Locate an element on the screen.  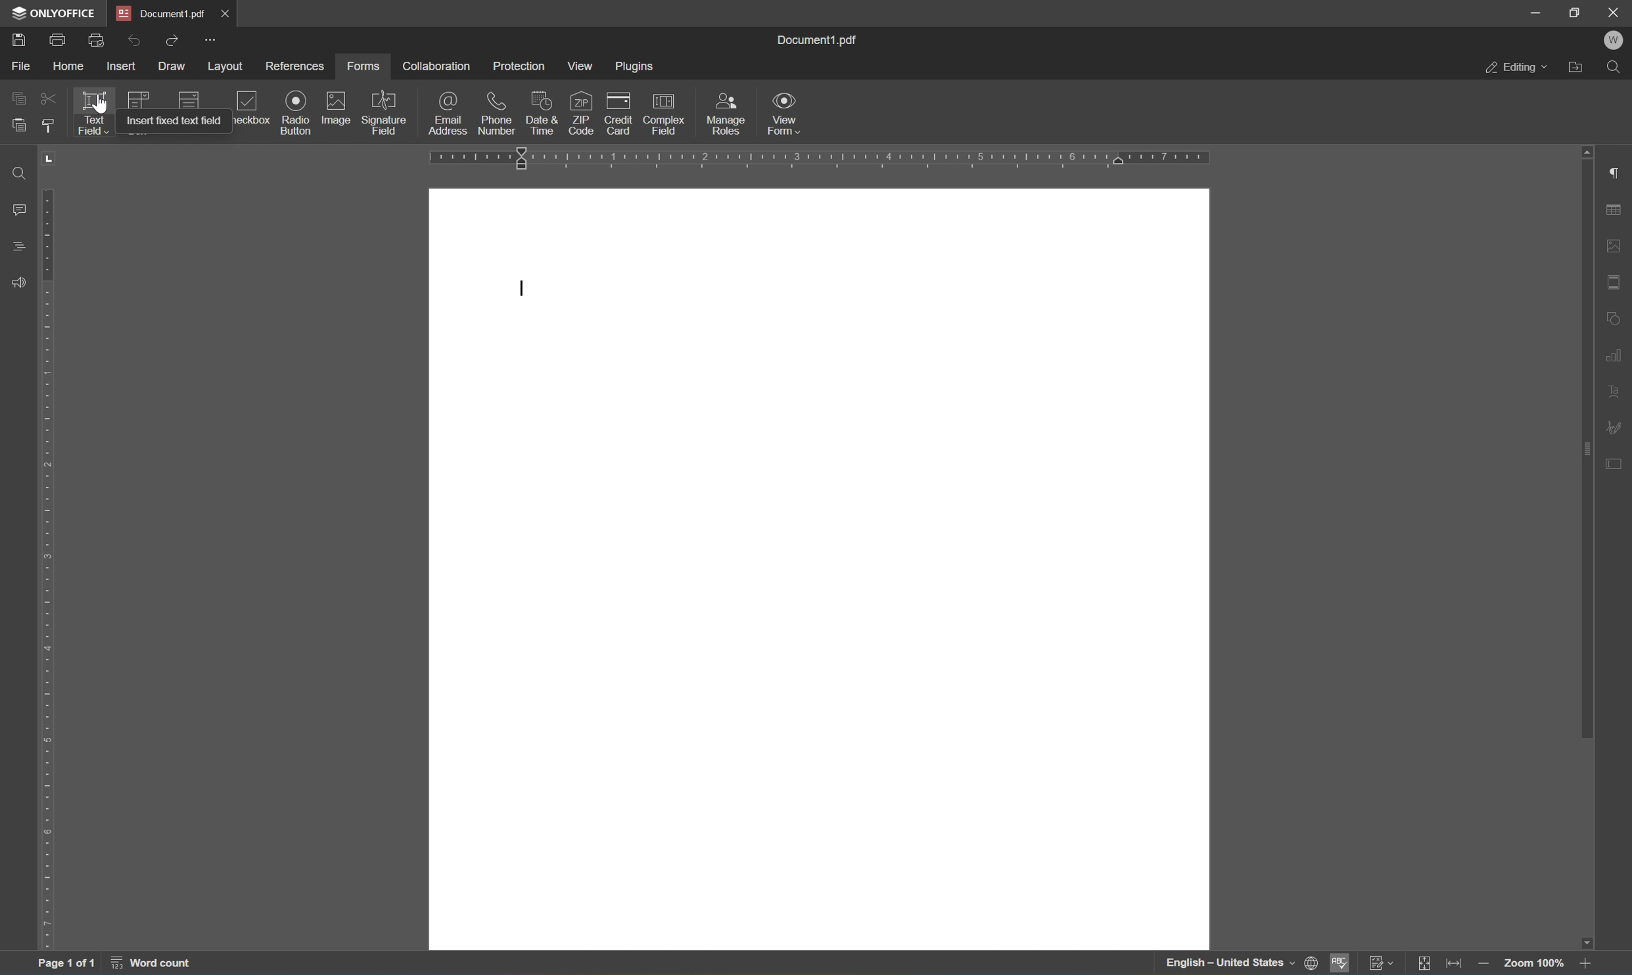
minimize is located at coordinates (1537, 10).